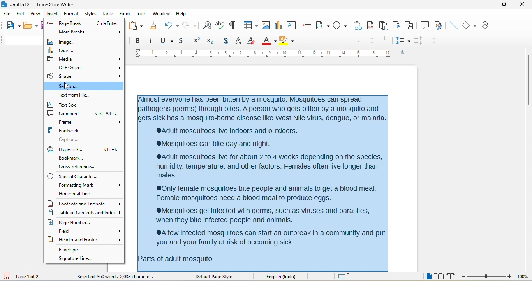  What do you see at coordinates (10, 25) in the screenshot?
I see `new` at bounding box center [10, 25].